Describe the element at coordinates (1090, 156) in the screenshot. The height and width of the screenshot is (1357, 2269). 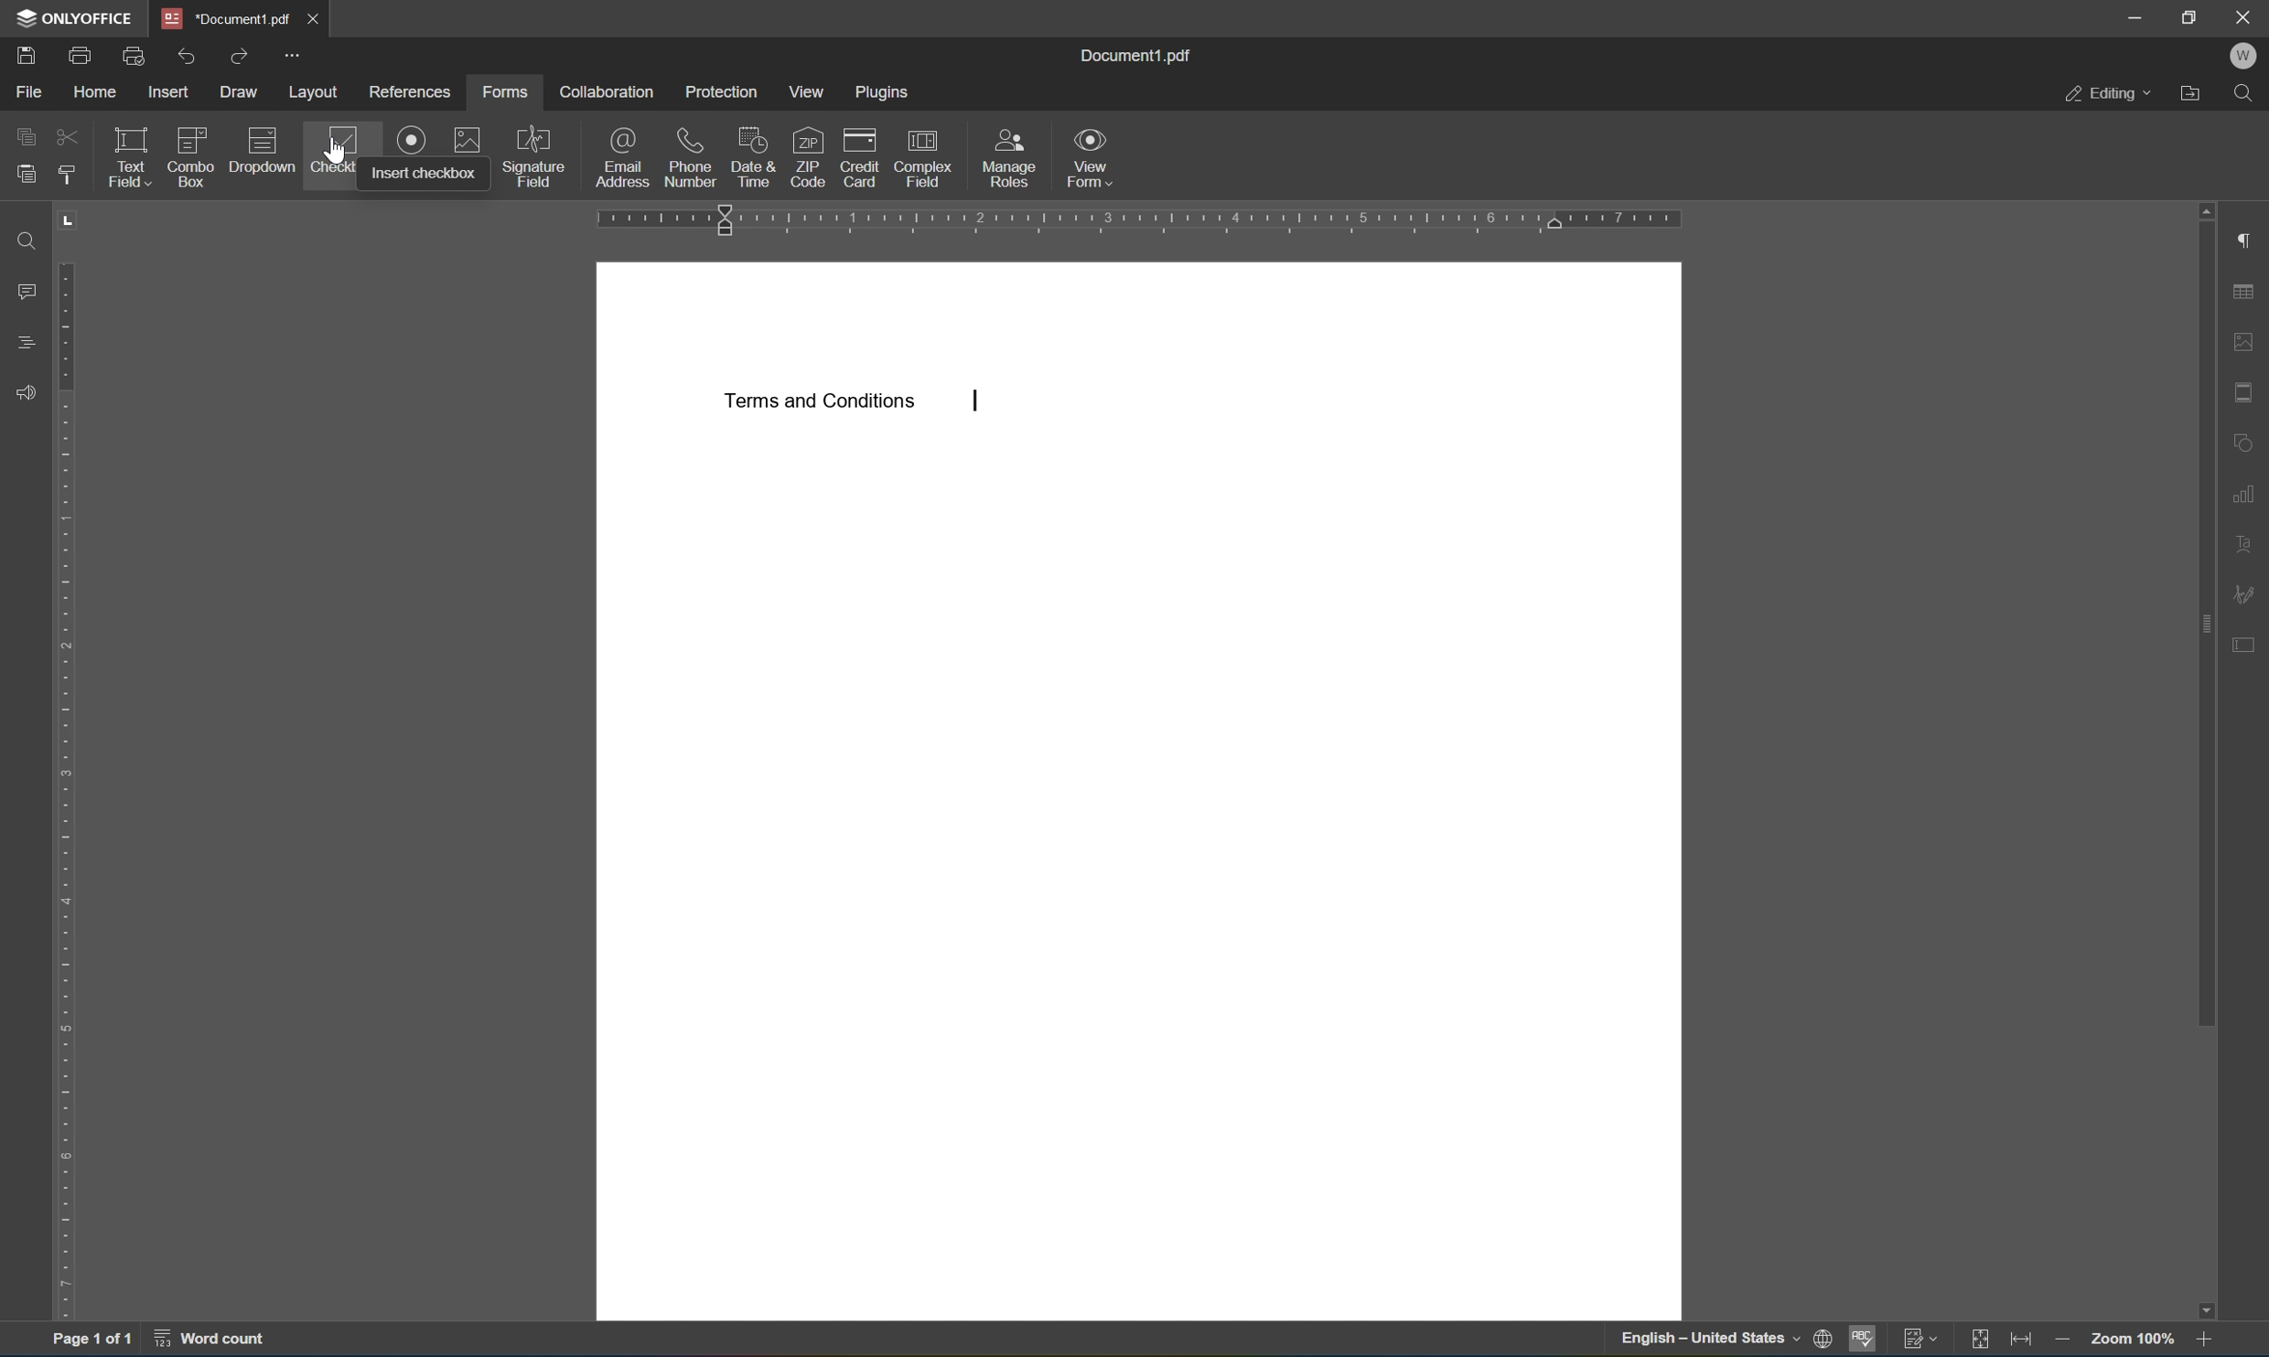
I see `view form` at that location.